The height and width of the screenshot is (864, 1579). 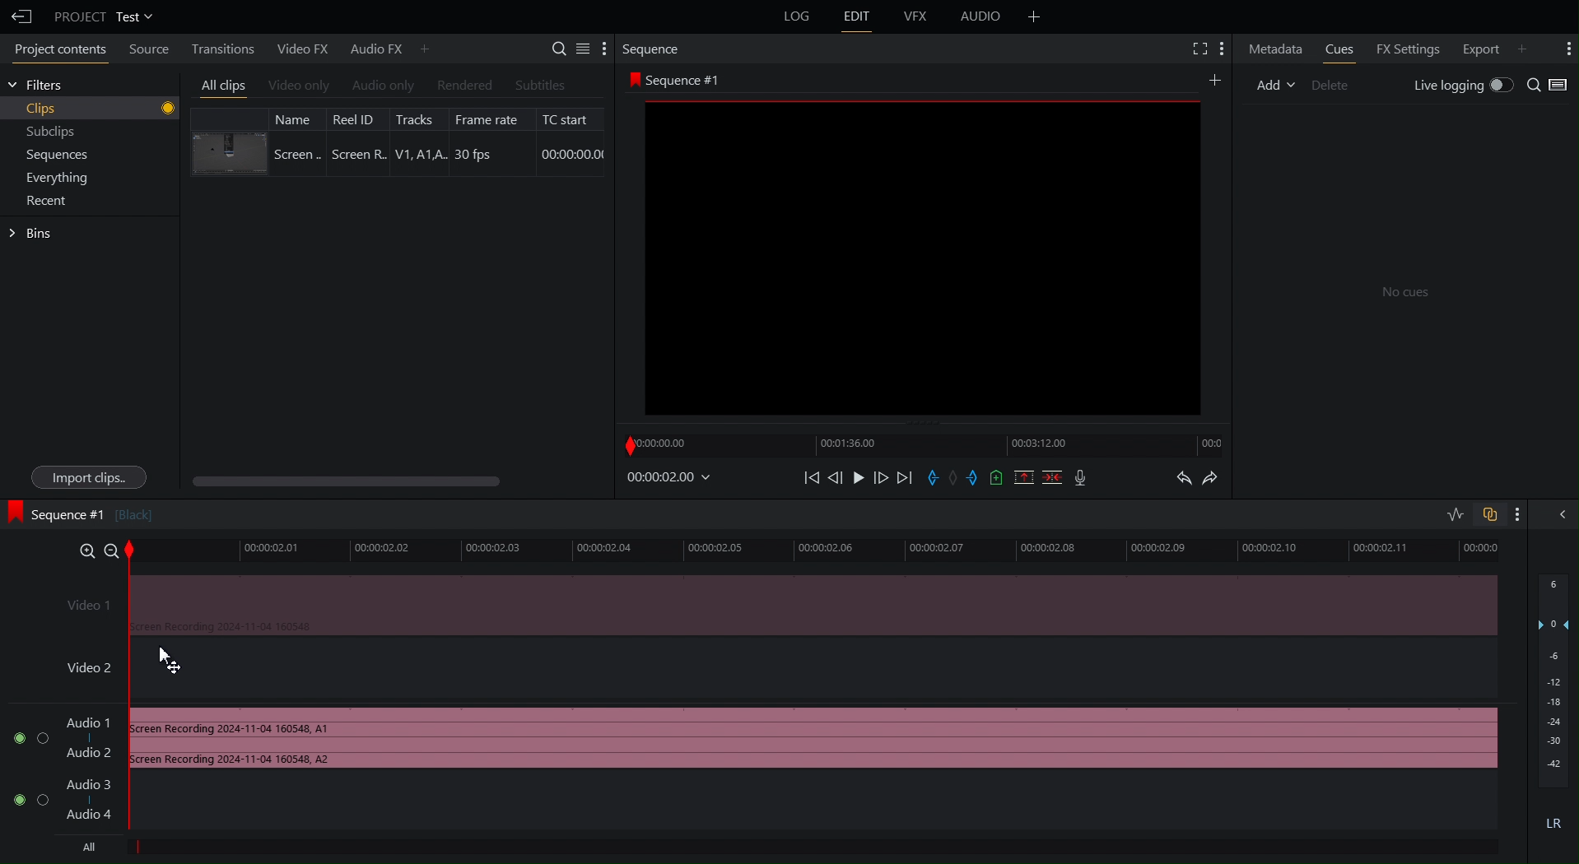 What do you see at coordinates (1197, 50) in the screenshot?
I see `Fullscreen` at bounding box center [1197, 50].